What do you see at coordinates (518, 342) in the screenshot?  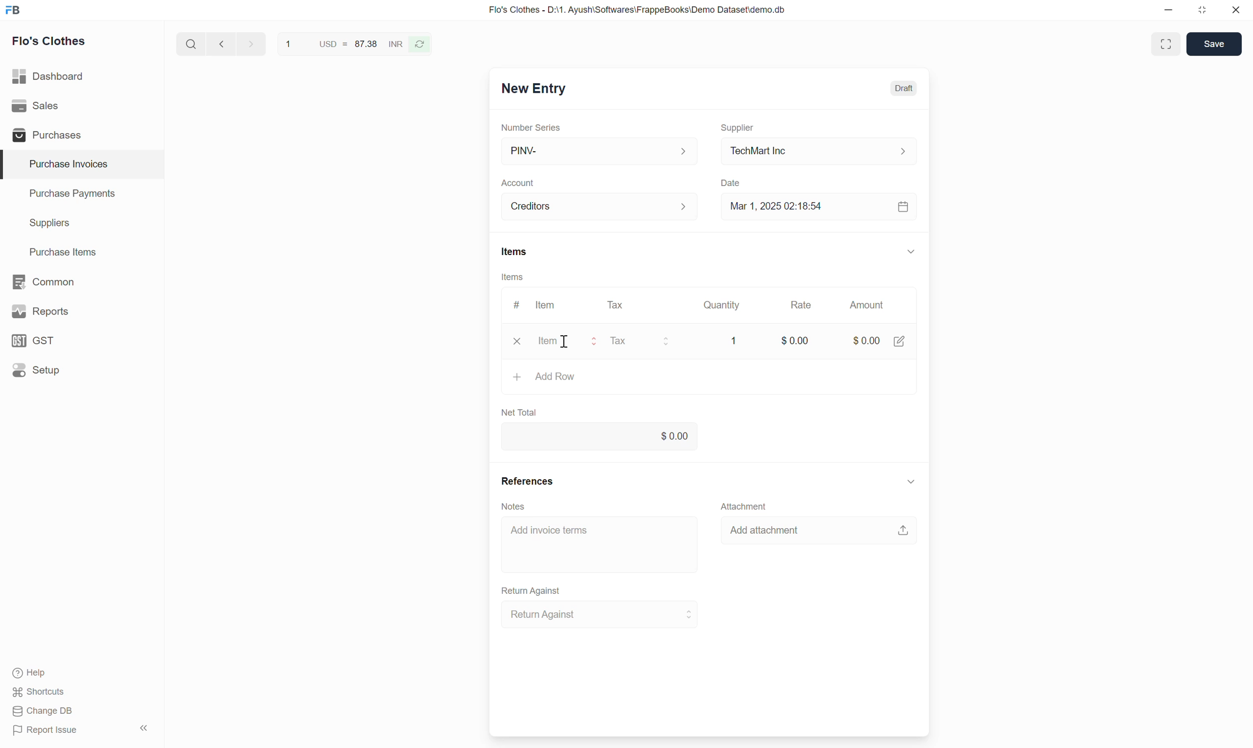 I see `clear/remove input` at bounding box center [518, 342].